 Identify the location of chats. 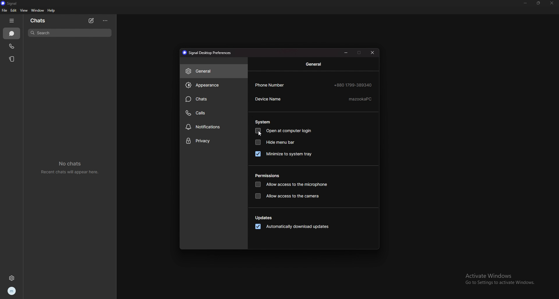
(213, 99).